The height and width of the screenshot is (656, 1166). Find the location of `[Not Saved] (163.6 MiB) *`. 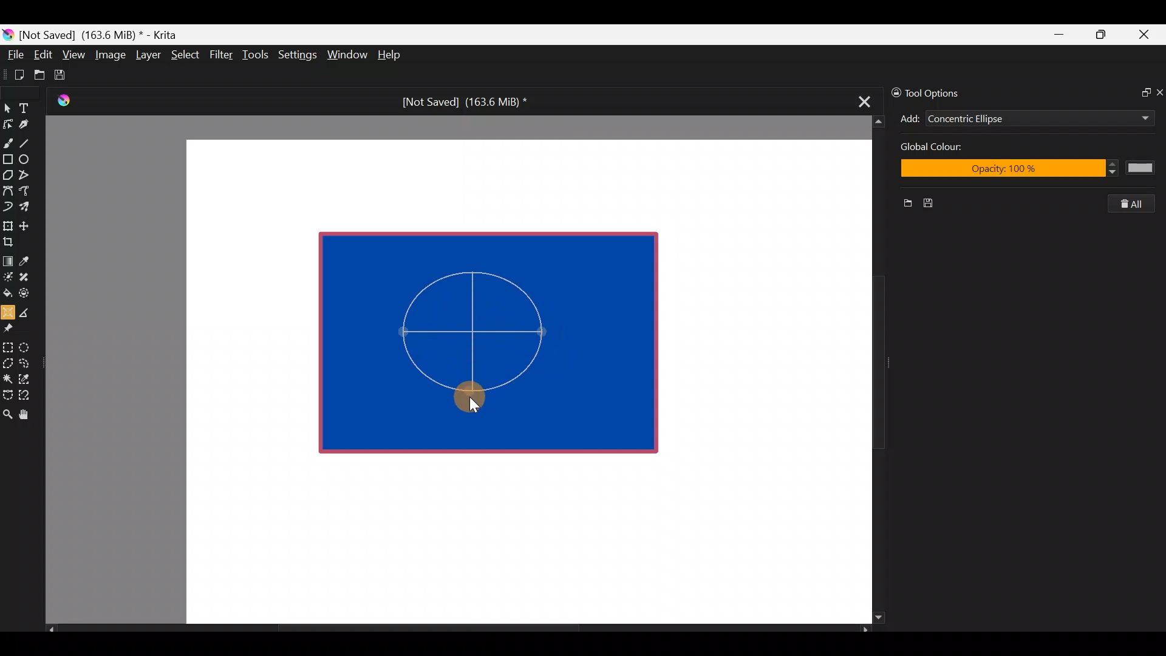

[Not Saved] (163.6 MiB) * is located at coordinates (460, 102).